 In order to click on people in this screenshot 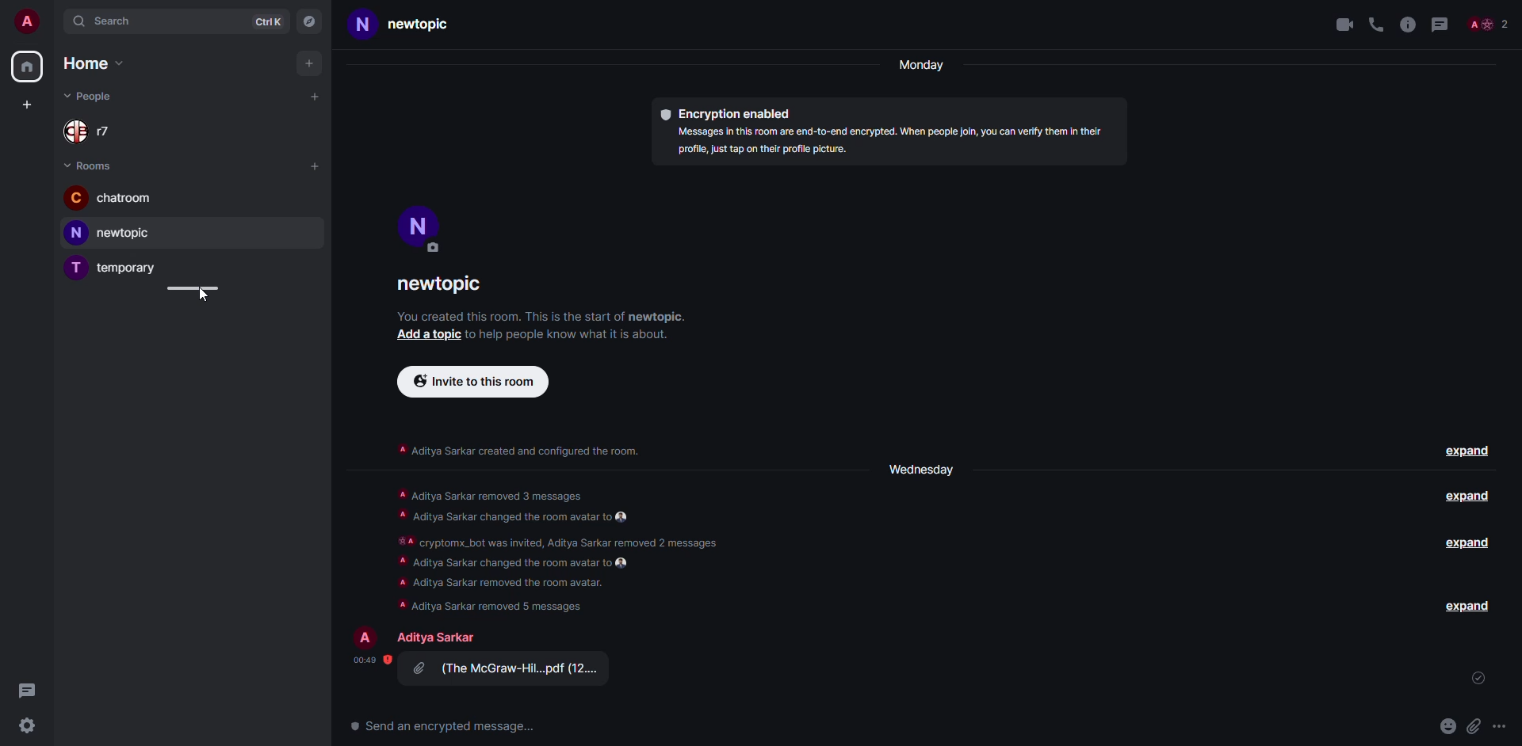, I will do `click(92, 96)`.